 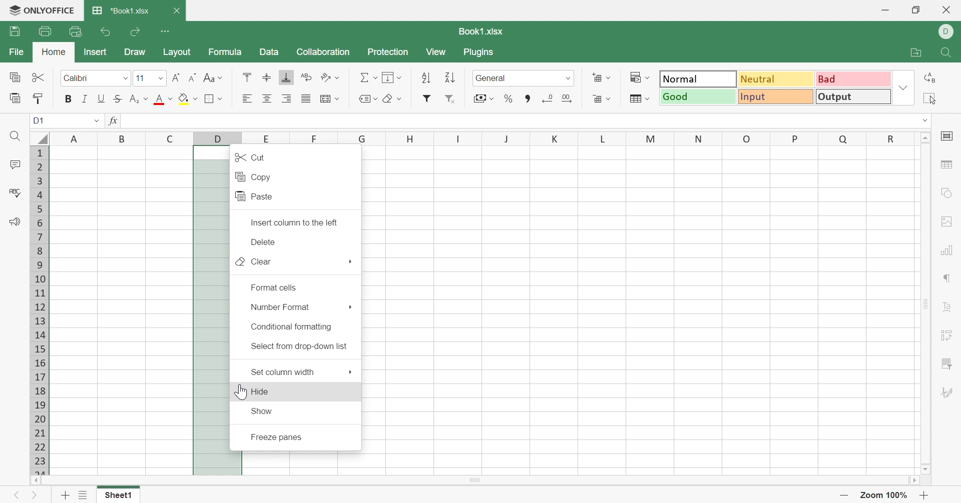 I want to click on Wrap Text, so click(x=306, y=77).